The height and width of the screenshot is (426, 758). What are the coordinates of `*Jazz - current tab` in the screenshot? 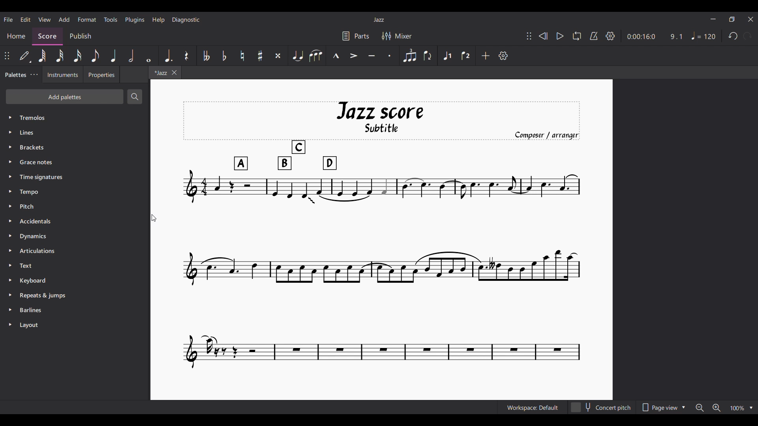 It's located at (159, 72).